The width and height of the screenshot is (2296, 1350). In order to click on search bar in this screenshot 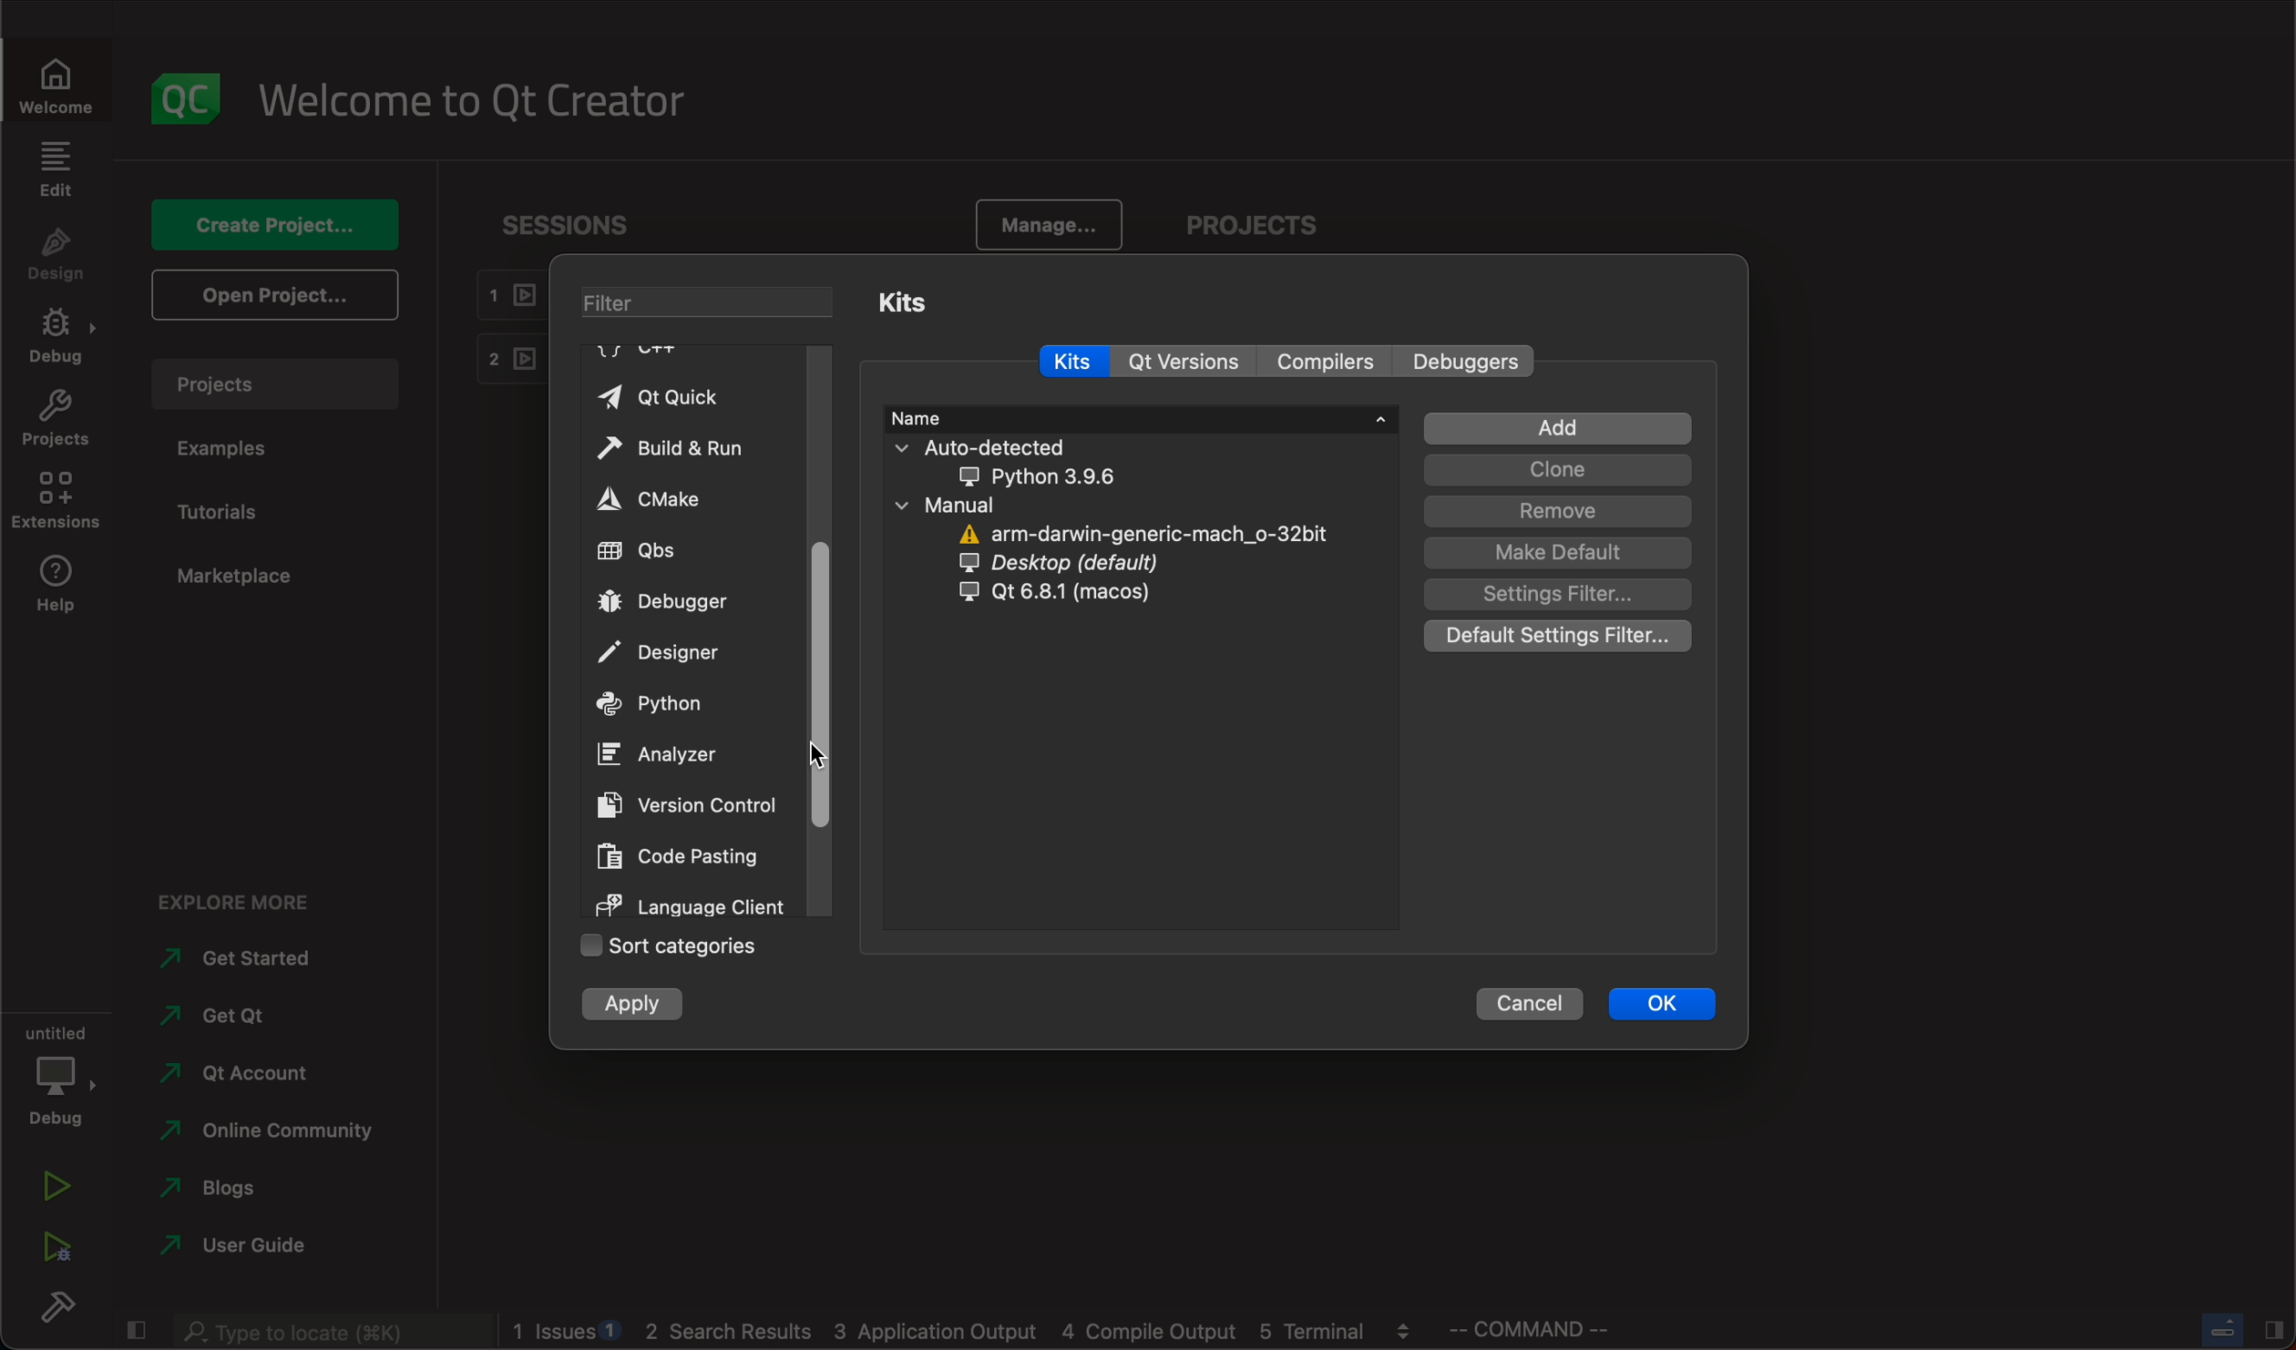, I will do `click(328, 1331)`.